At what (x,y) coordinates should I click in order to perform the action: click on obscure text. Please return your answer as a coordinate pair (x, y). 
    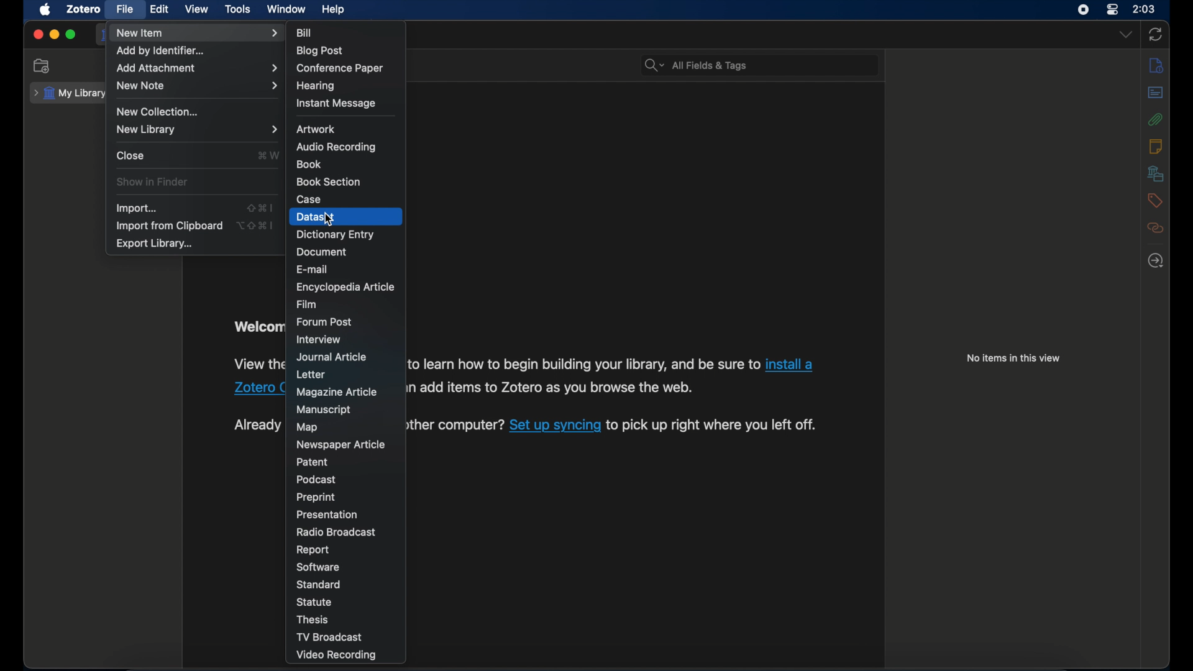
    Looking at the image, I should click on (257, 328).